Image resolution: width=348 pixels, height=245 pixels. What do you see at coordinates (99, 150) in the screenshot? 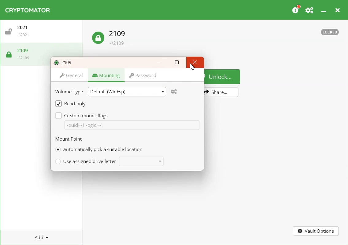
I see `Automatically pick a suitable location l` at bounding box center [99, 150].